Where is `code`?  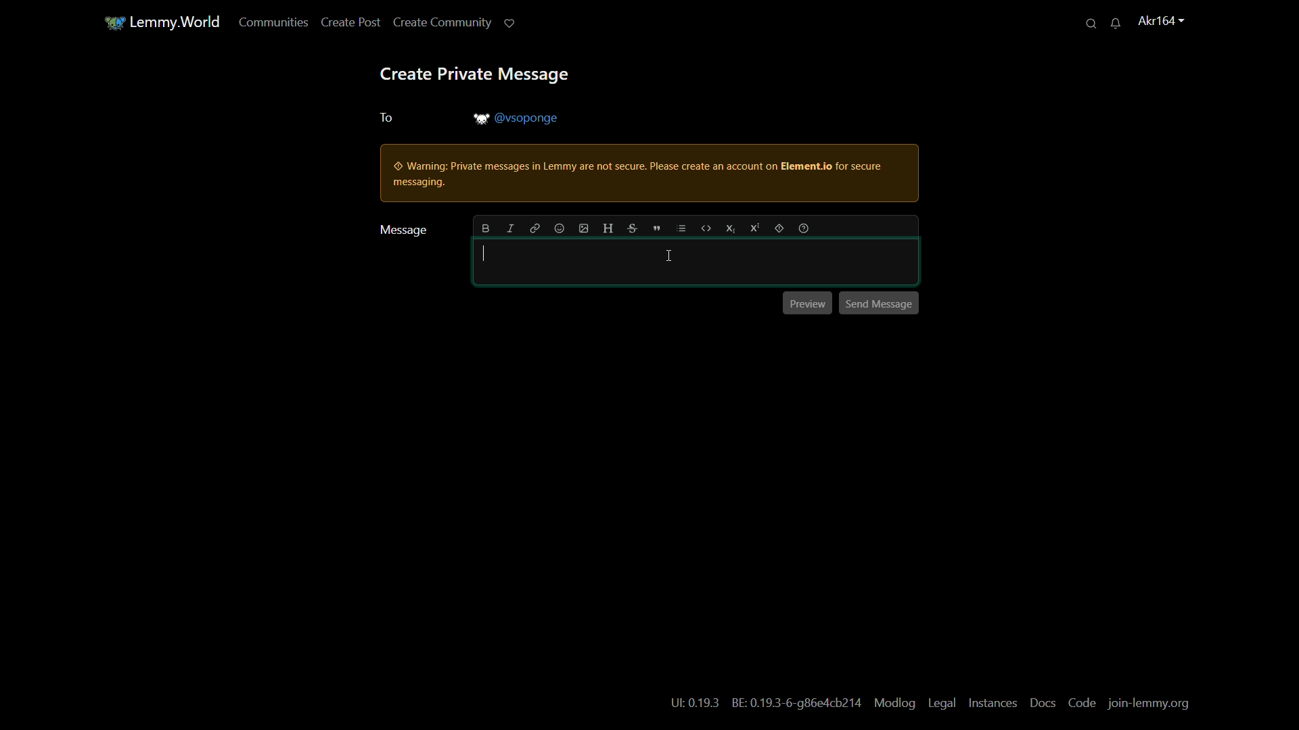
code is located at coordinates (1081, 705).